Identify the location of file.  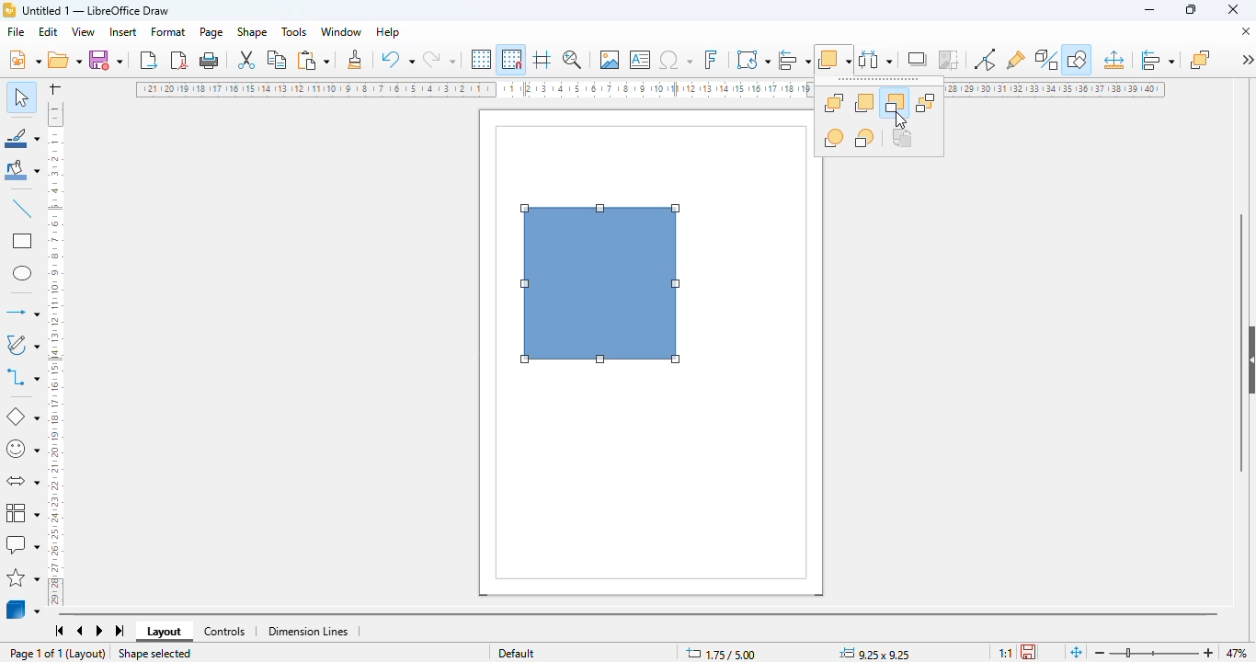
(16, 31).